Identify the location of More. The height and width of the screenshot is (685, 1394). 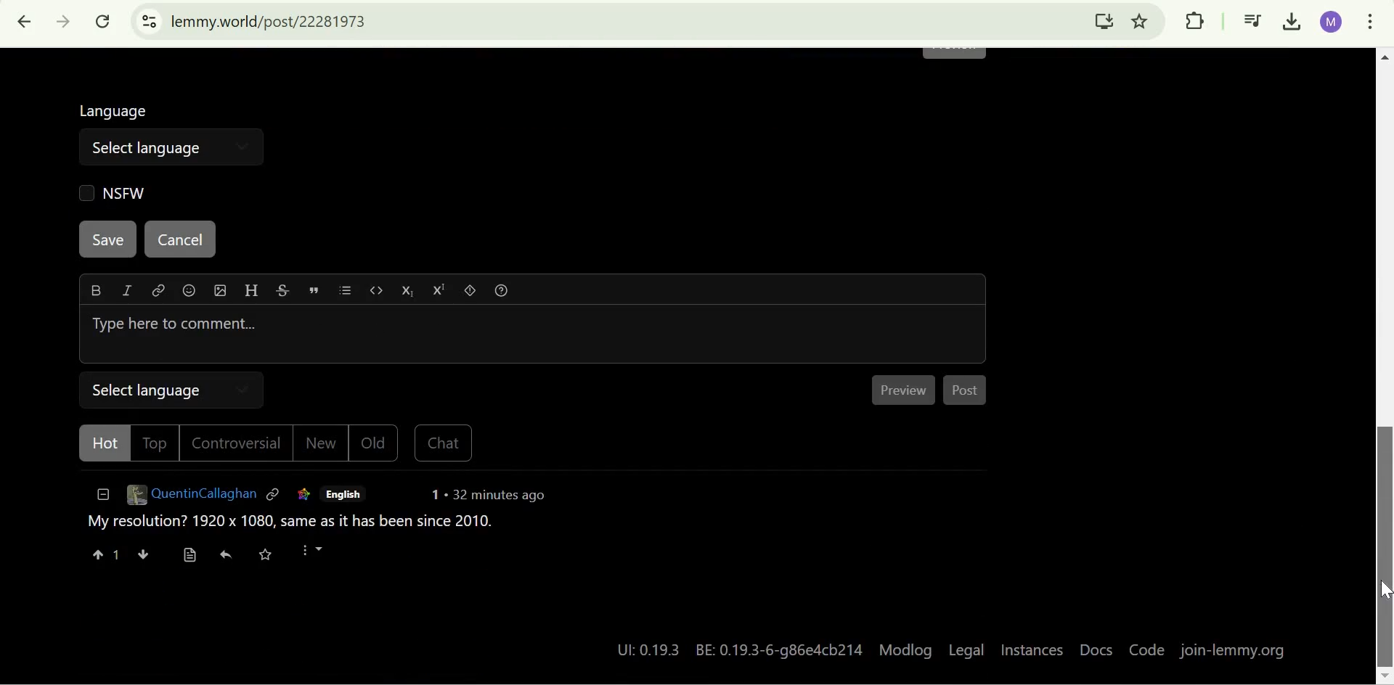
(320, 556).